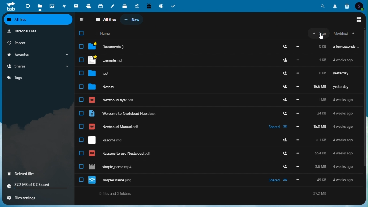  Describe the element at coordinates (107, 33) in the screenshot. I see `name` at that location.